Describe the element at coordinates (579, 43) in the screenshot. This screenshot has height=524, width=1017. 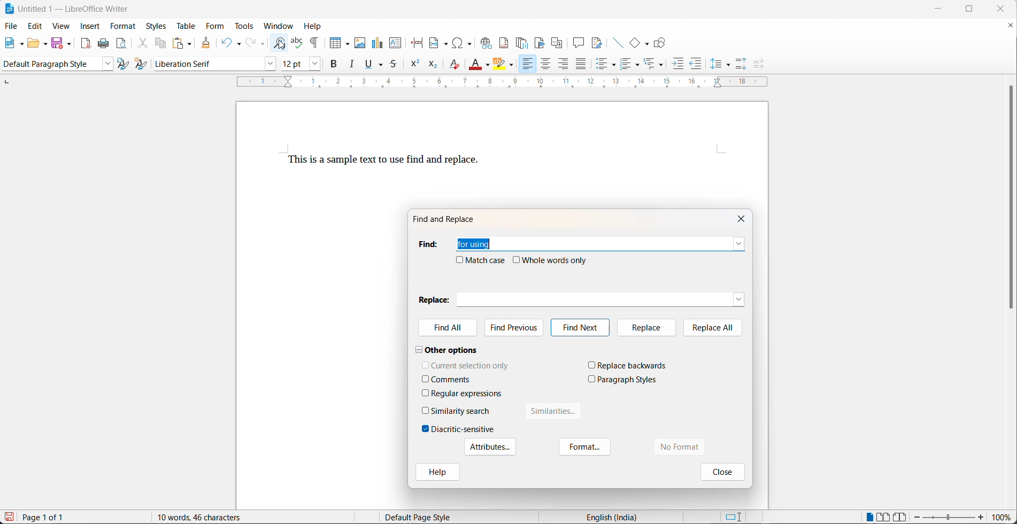
I see `insert comment` at that location.